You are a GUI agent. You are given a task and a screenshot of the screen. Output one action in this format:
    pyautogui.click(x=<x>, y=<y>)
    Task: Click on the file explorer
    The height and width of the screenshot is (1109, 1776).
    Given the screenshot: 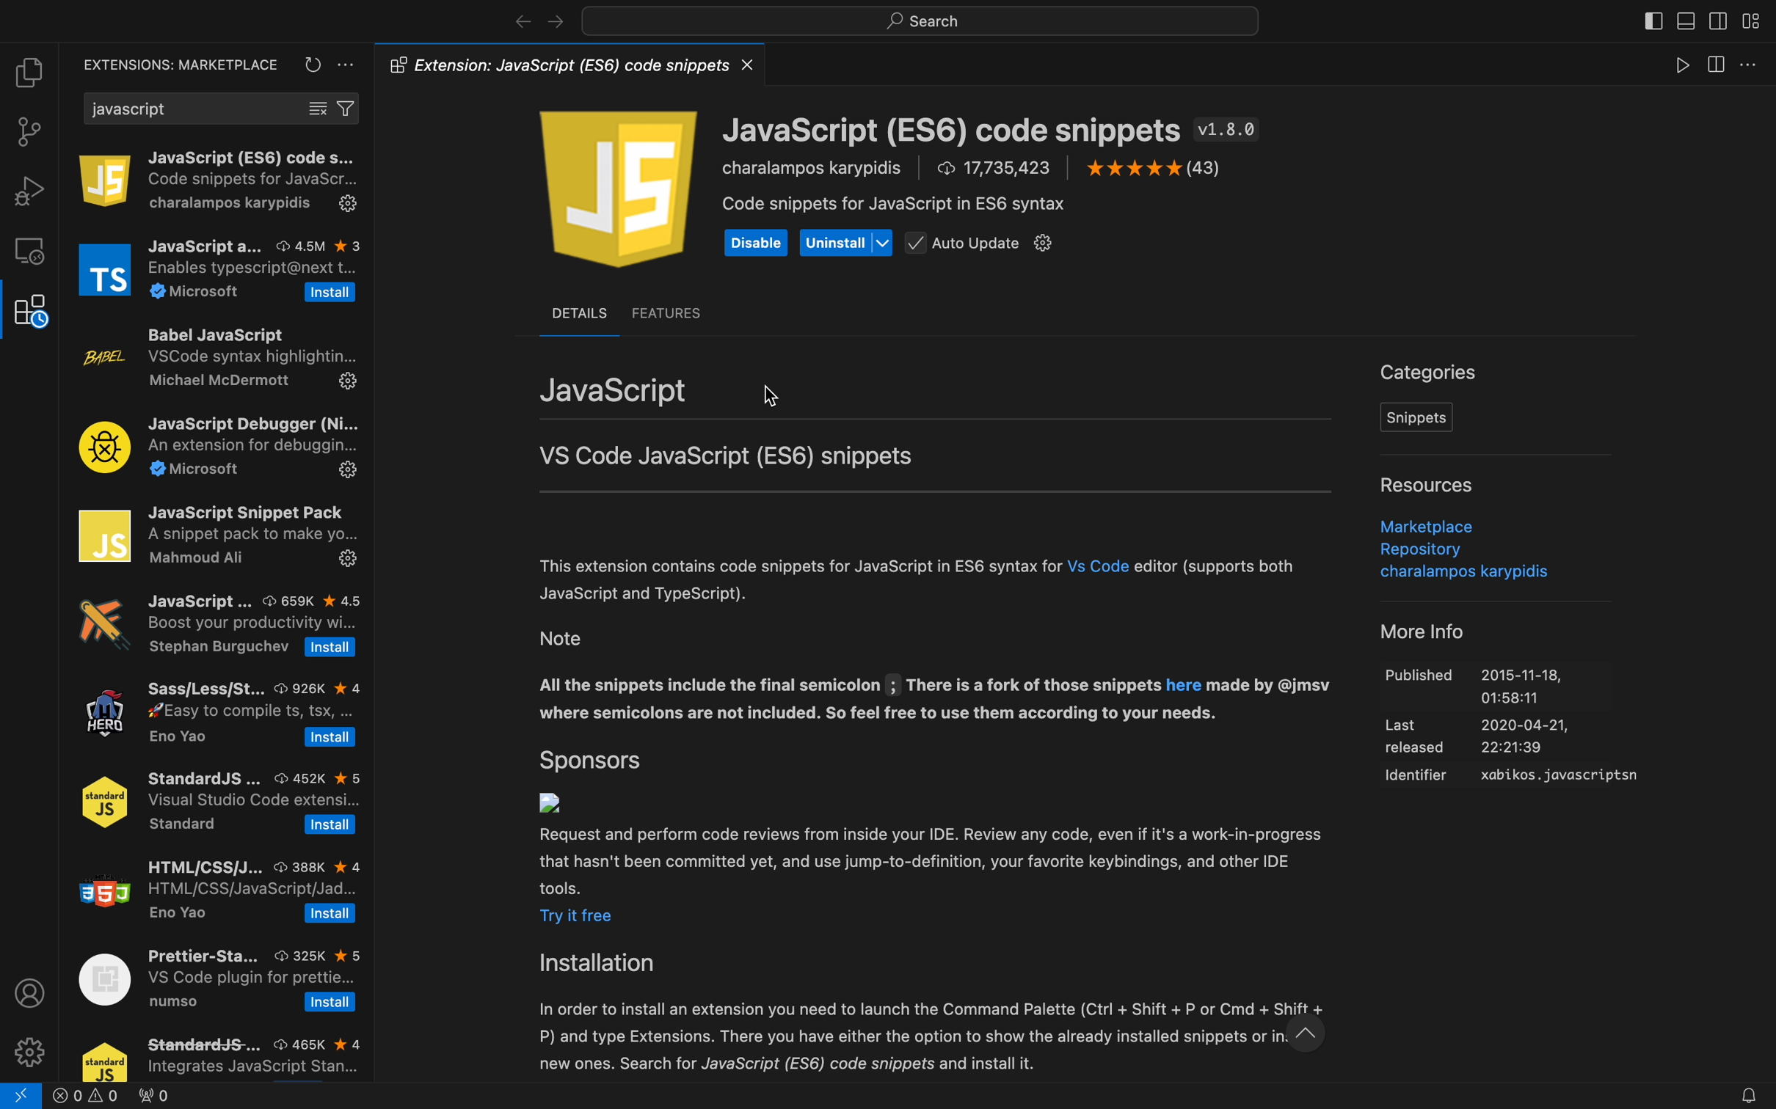 What is the action you would take?
    pyautogui.click(x=32, y=72)
    